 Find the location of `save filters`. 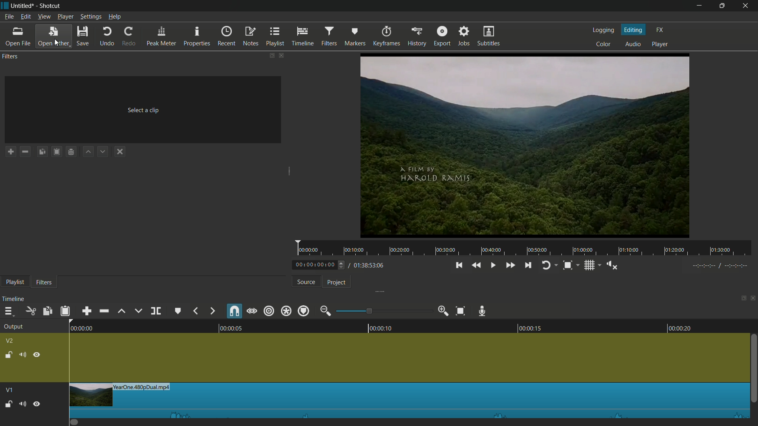

save filters is located at coordinates (57, 152).